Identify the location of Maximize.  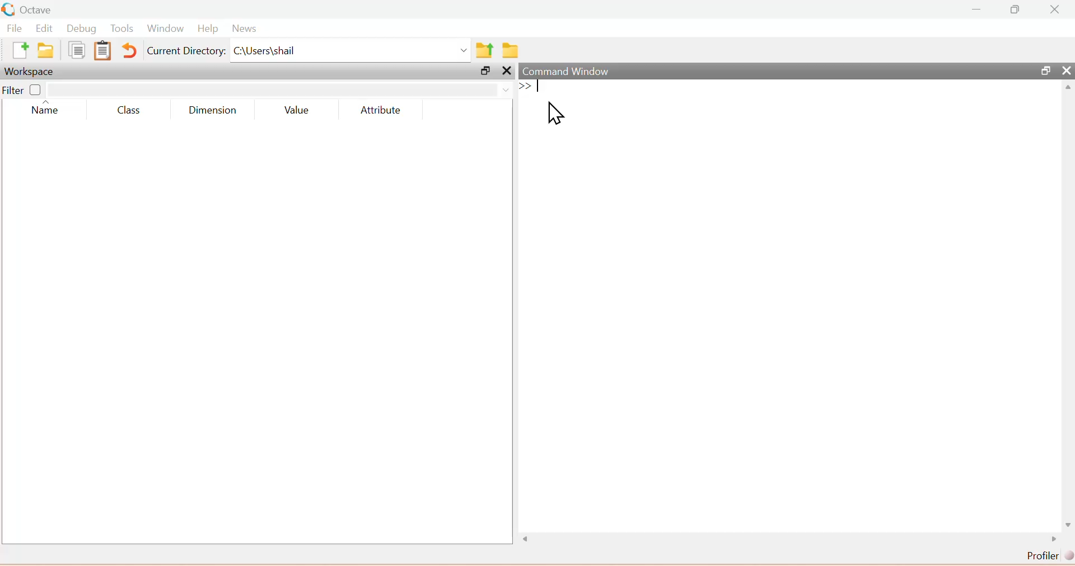
(1017, 10).